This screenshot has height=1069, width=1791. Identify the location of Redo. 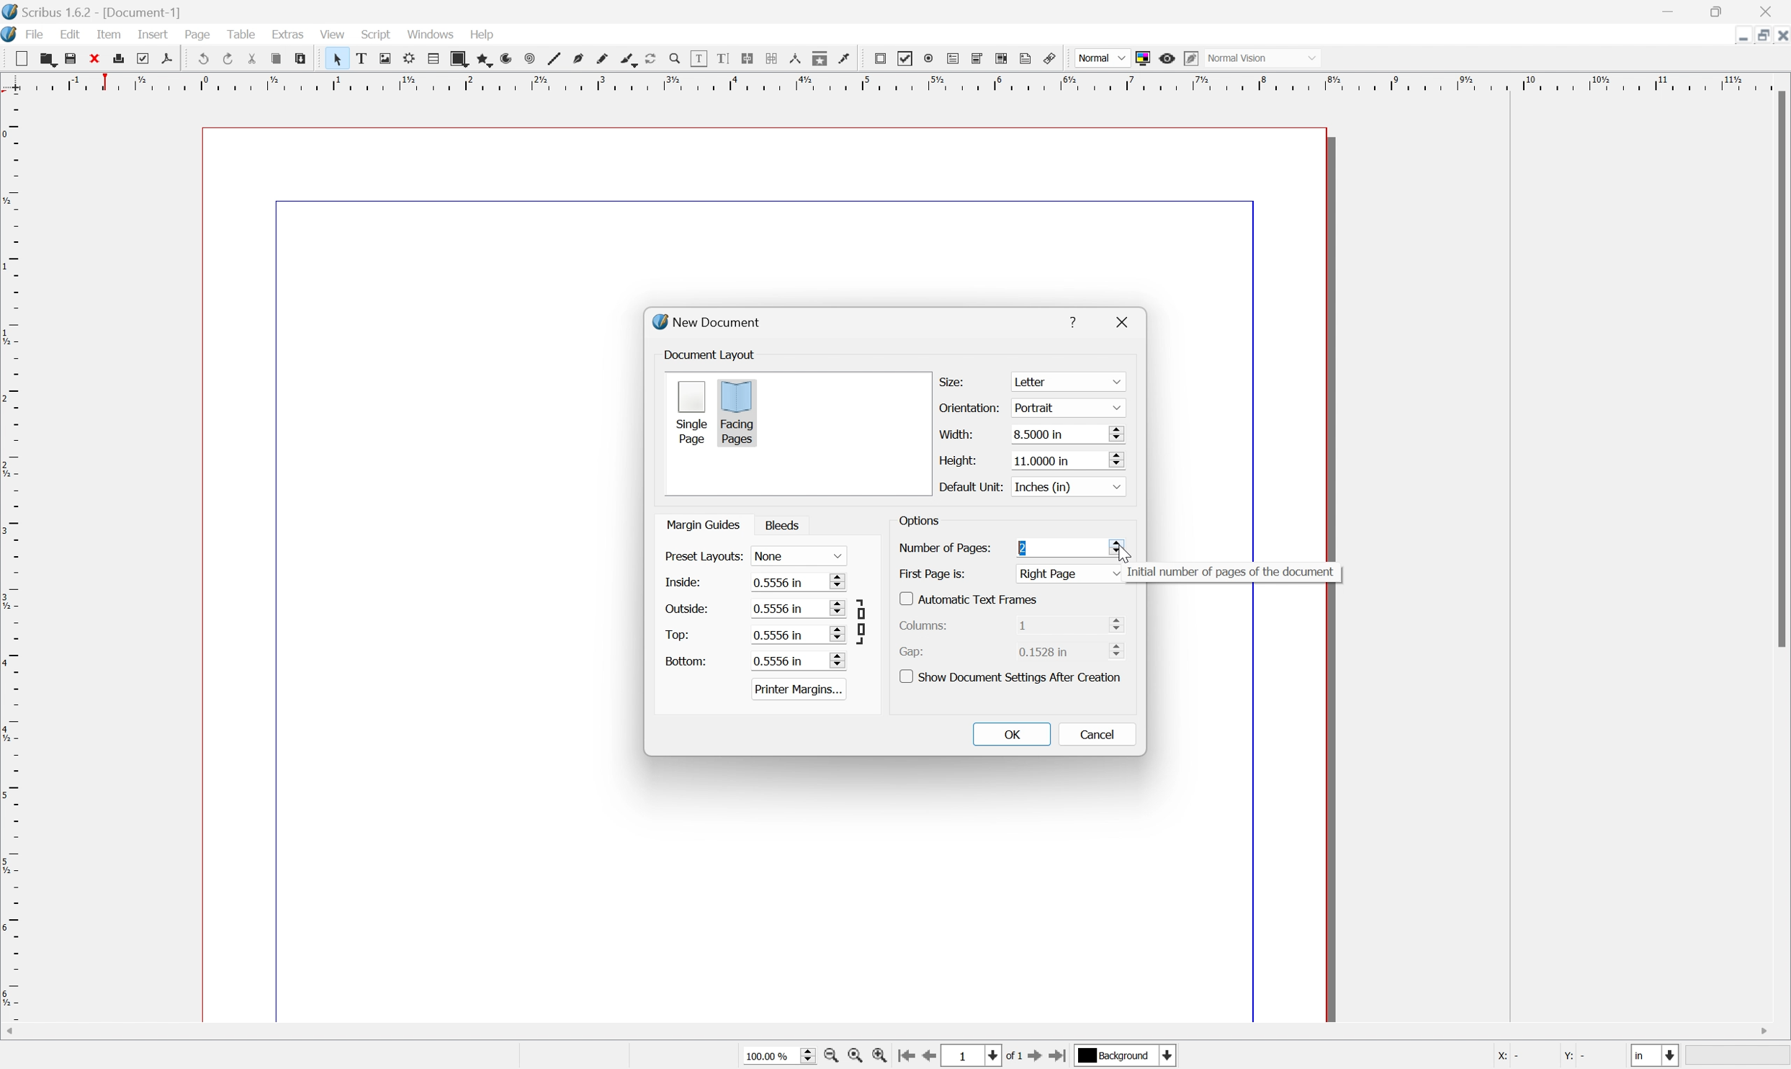
(228, 59).